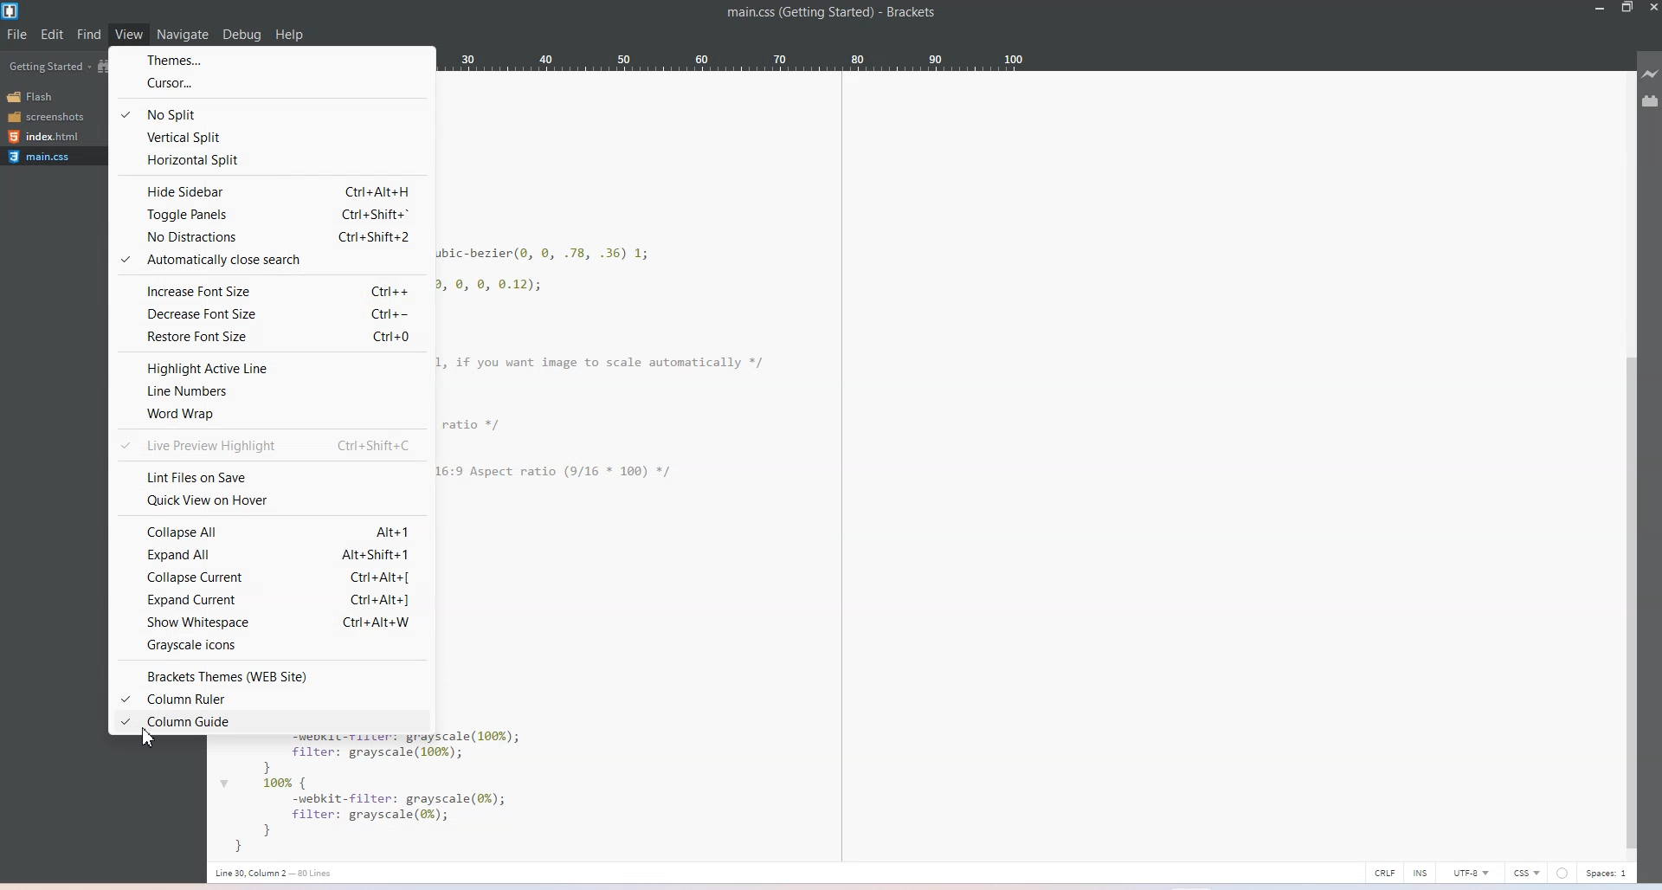 This screenshot has width=1662, height=890. Describe the element at coordinates (274, 137) in the screenshot. I see `Vertical split` at that location.